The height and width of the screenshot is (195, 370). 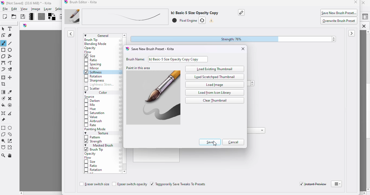 I want to click on load from icon library, so click(x=215, y=93).